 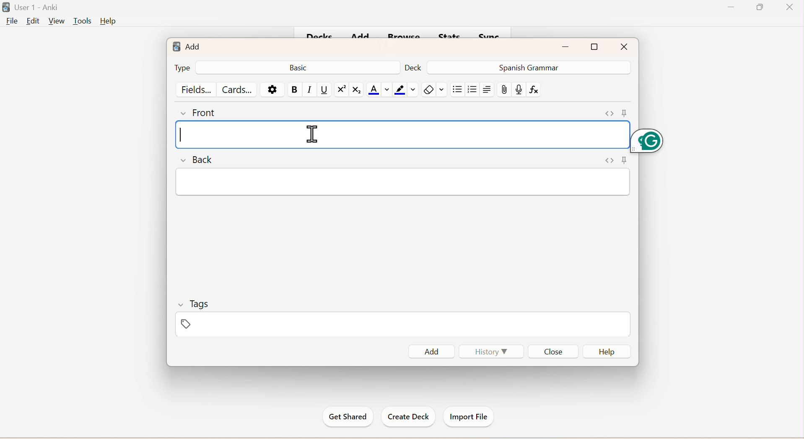 I want to click on Cards..., so click(x=239, y=89).